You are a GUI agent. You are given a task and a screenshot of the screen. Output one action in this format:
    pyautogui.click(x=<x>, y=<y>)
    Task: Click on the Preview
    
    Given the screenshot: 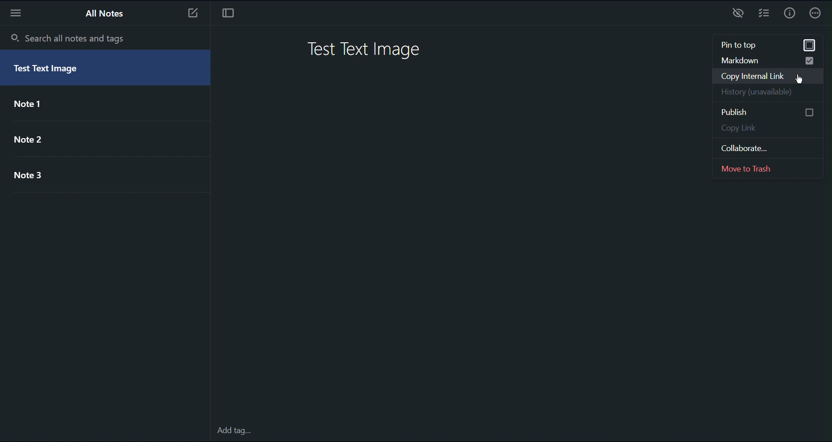 What is the action you would take?
    pyautogui.click(x=739, y=14)
    